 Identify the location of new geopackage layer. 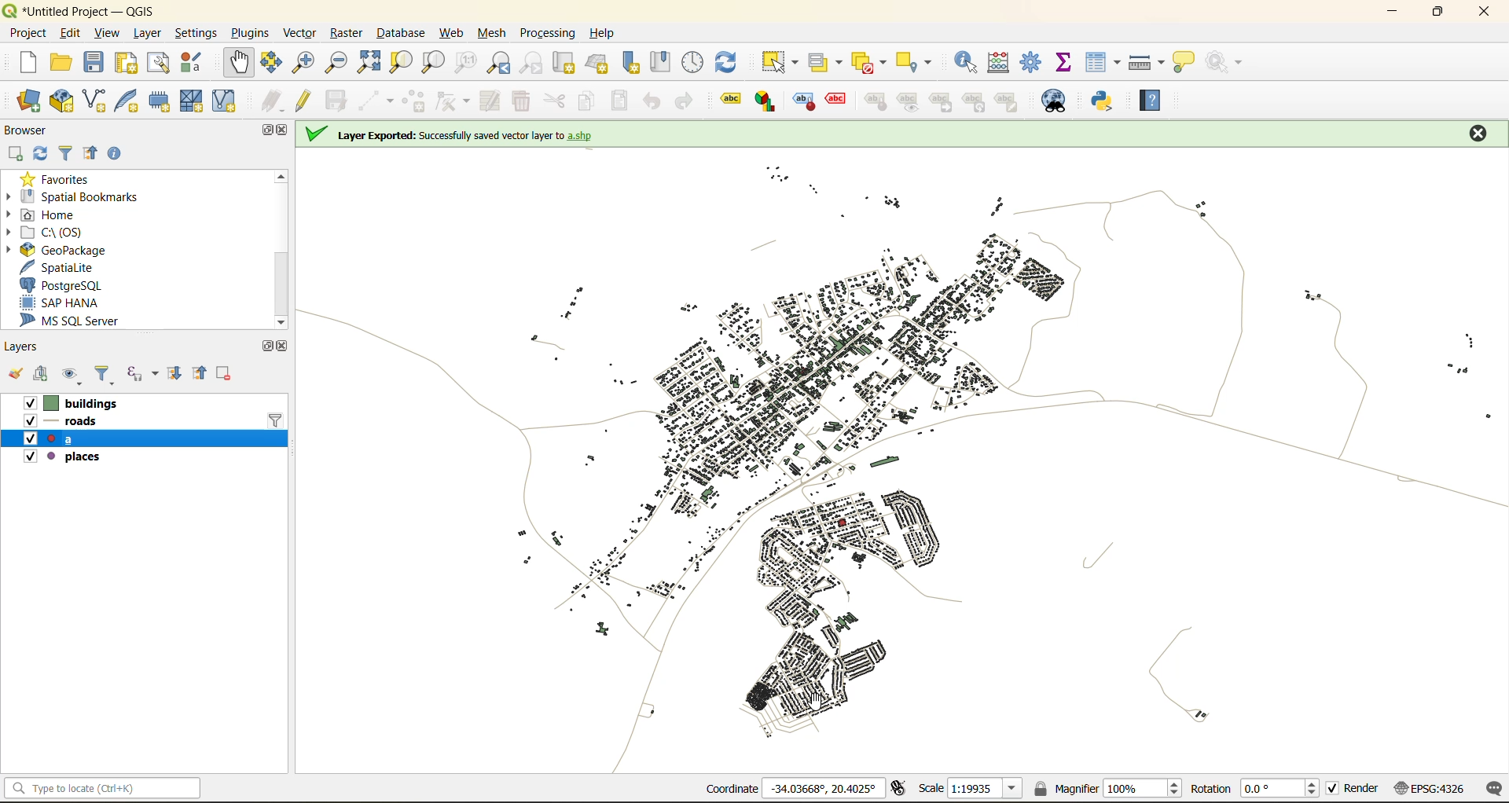
(61, 102).